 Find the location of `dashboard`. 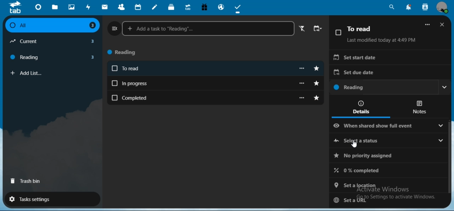

dashboard is located at coordinates (38, 7).